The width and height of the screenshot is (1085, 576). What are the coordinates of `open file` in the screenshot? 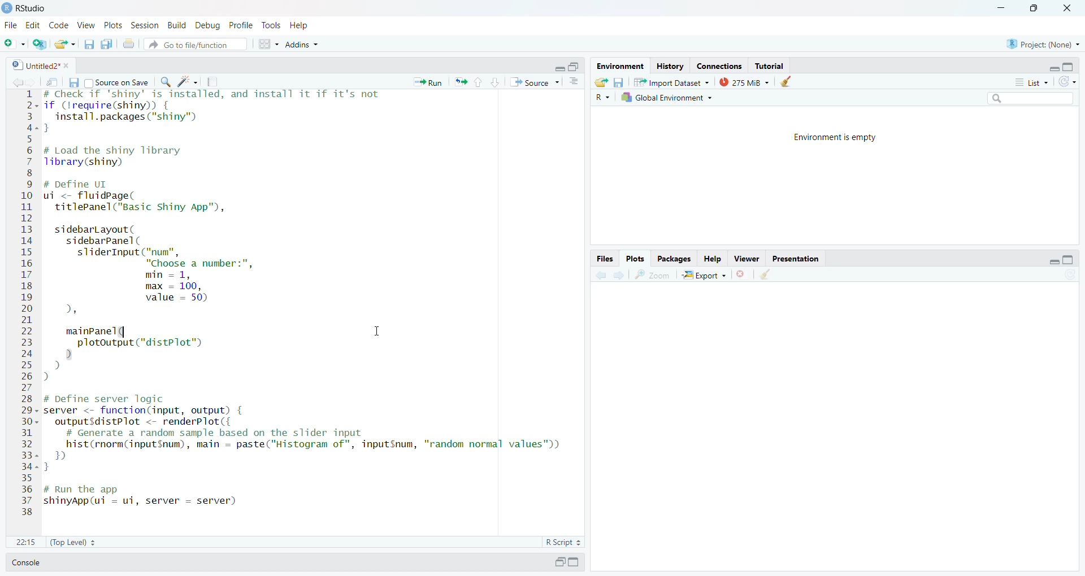 It's located at (66, 45).